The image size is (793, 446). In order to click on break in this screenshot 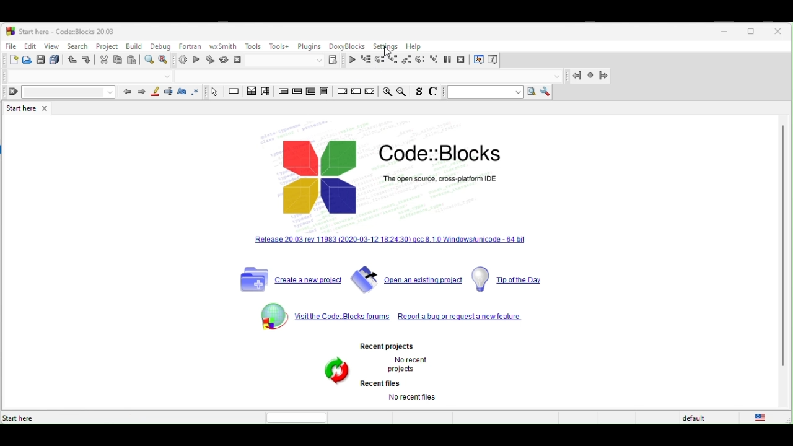, I will do `click(343, 92)`.